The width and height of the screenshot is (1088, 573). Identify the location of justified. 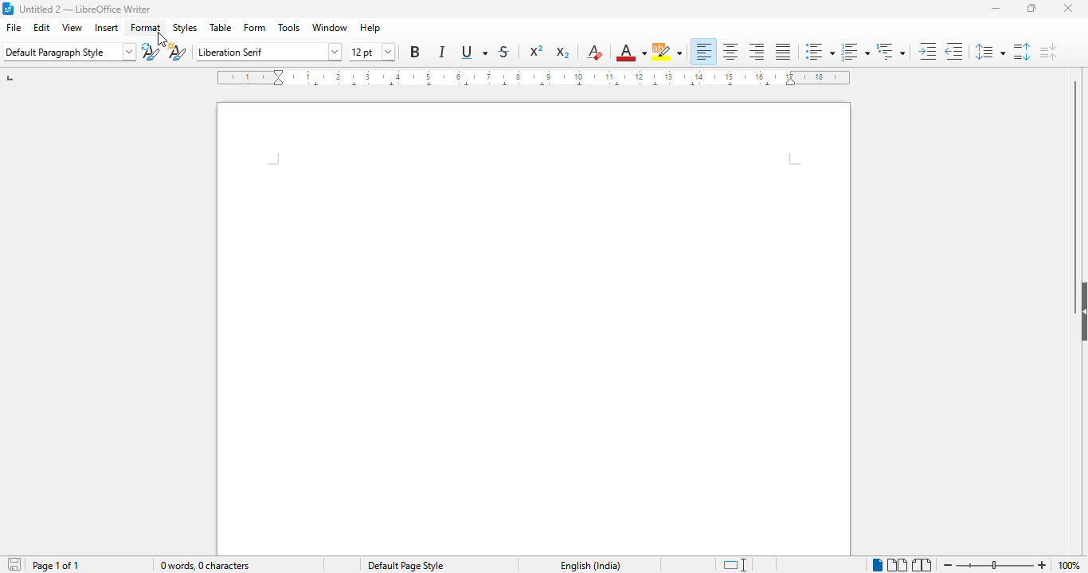
(785, 52).